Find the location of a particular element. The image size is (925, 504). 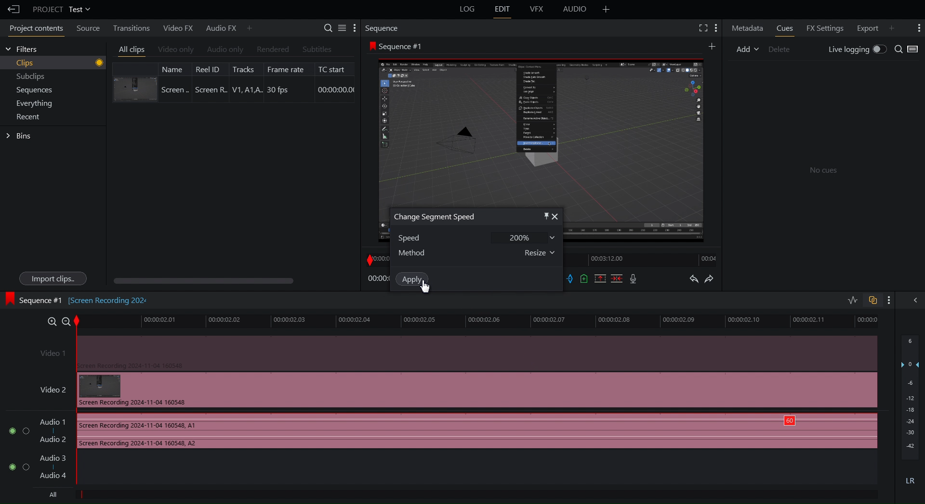

Redo is located at coordinates (714, 280).